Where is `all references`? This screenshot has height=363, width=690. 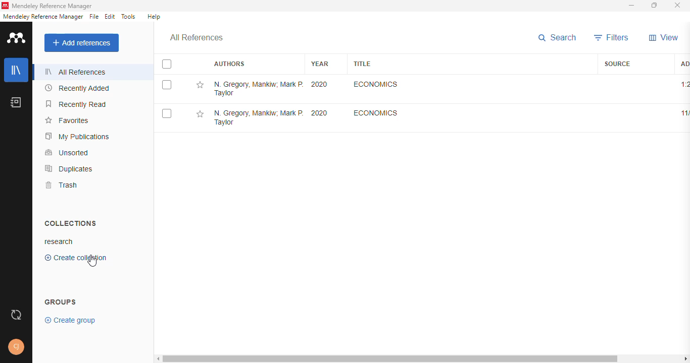
all references is located at coordinates (196, 38).